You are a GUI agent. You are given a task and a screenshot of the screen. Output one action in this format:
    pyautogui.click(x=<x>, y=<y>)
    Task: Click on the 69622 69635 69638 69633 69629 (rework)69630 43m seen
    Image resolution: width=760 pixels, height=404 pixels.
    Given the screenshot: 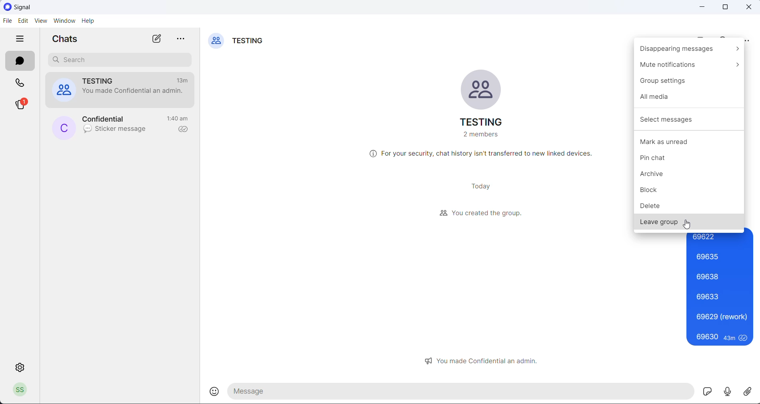 What is the action you would take?
    pyautogui.click(x=720, y=290)
    